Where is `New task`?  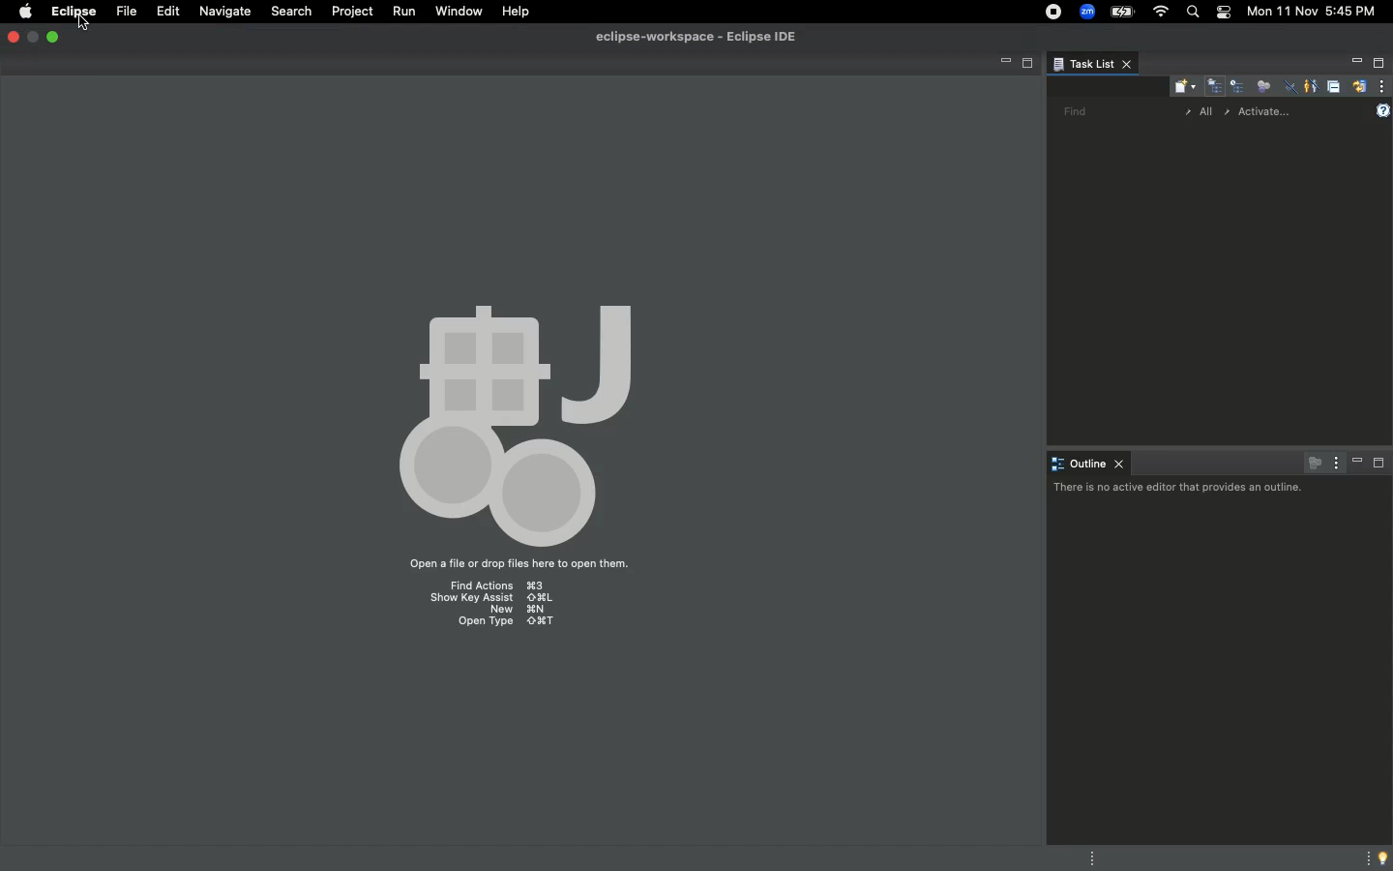
New task is located at coordinates (1181, 85).